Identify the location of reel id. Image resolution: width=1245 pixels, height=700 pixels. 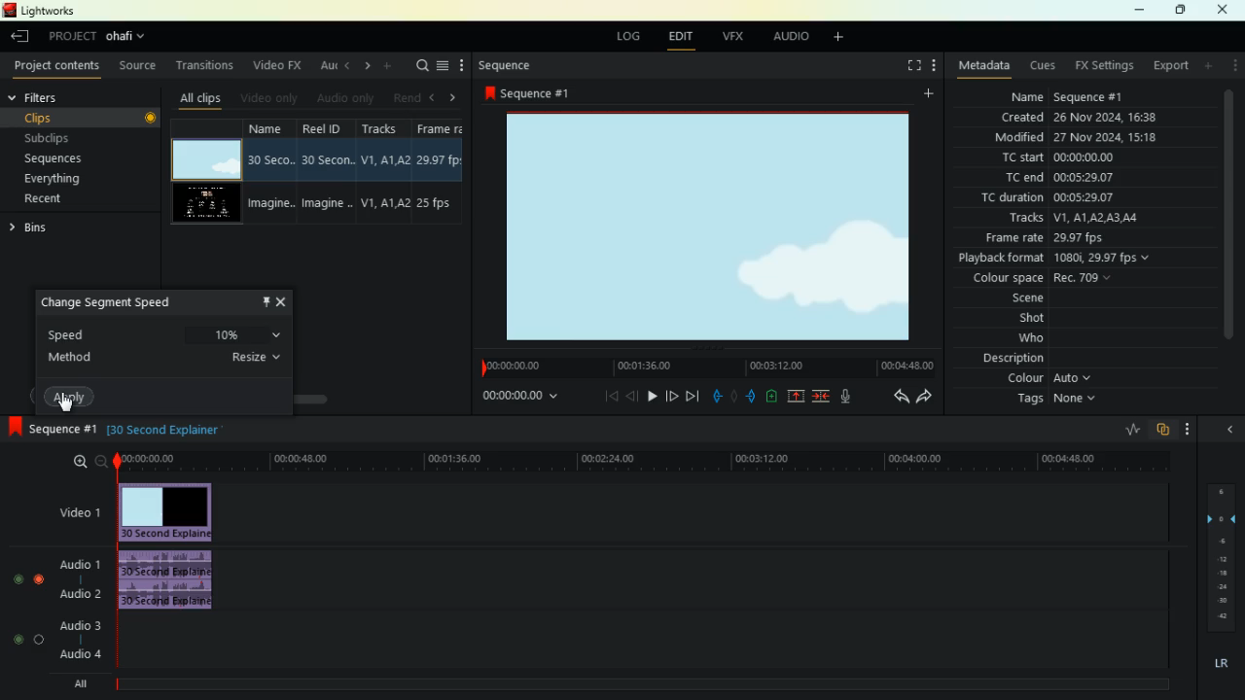
(330, 173).